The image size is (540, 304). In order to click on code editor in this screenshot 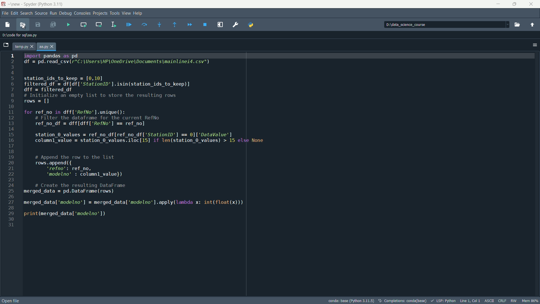, I will do `click(268, 173)`.